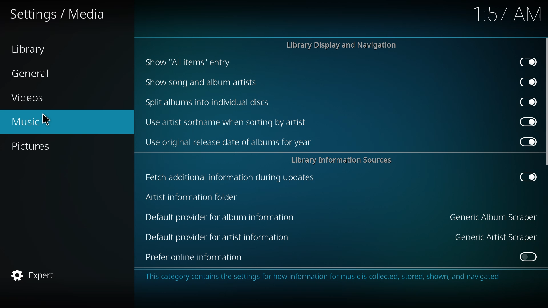 This screenshot has width=548, height=308. Describe the element at coordinates (494, 237) in the screenshot. I see `generic` at that location.